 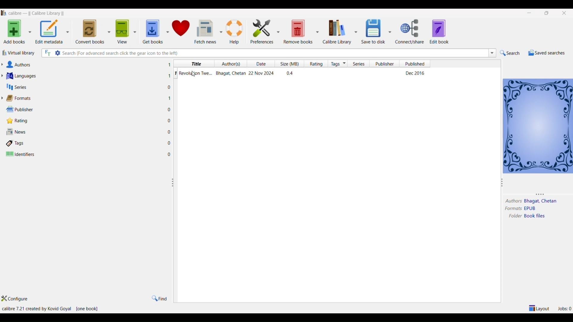 What do you see at coordinates (169, 143) in the screenshot?
I see `0` at bounding box center [169, 143].